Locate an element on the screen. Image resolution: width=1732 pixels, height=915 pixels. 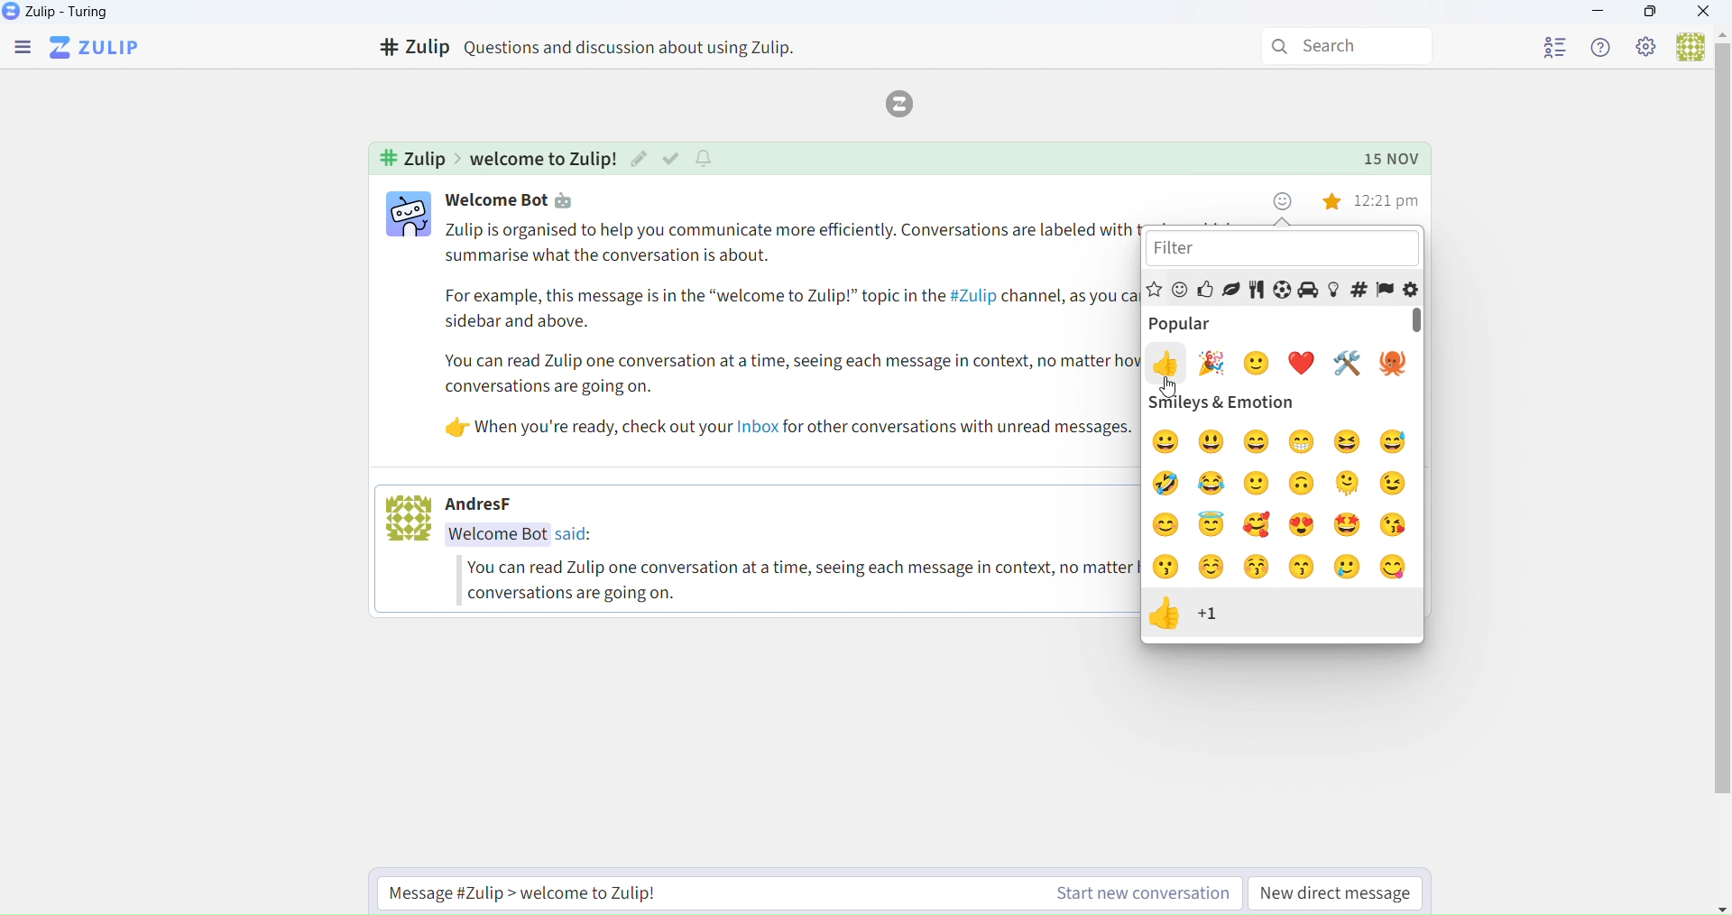
types of emojis is located at coordinates (1285, 287).